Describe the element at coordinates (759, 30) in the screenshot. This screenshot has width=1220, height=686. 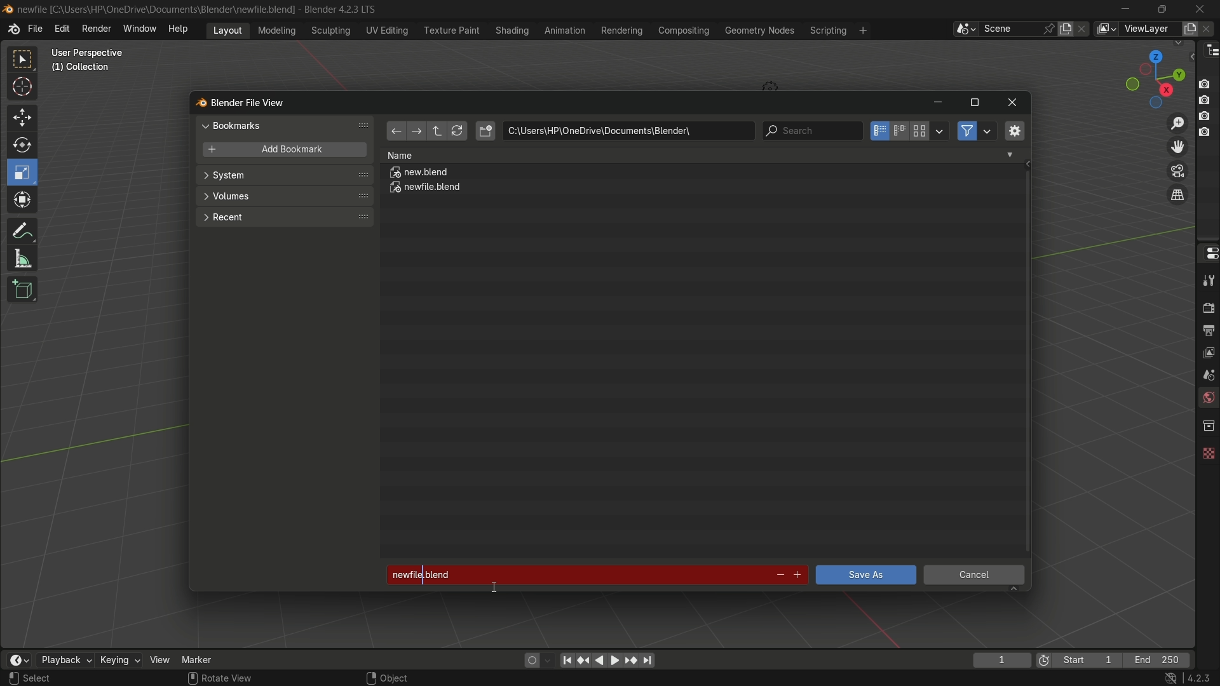
I see `geometry nodes menu` at that location.